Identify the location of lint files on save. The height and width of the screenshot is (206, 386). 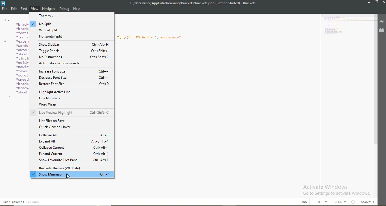
(73, 121).